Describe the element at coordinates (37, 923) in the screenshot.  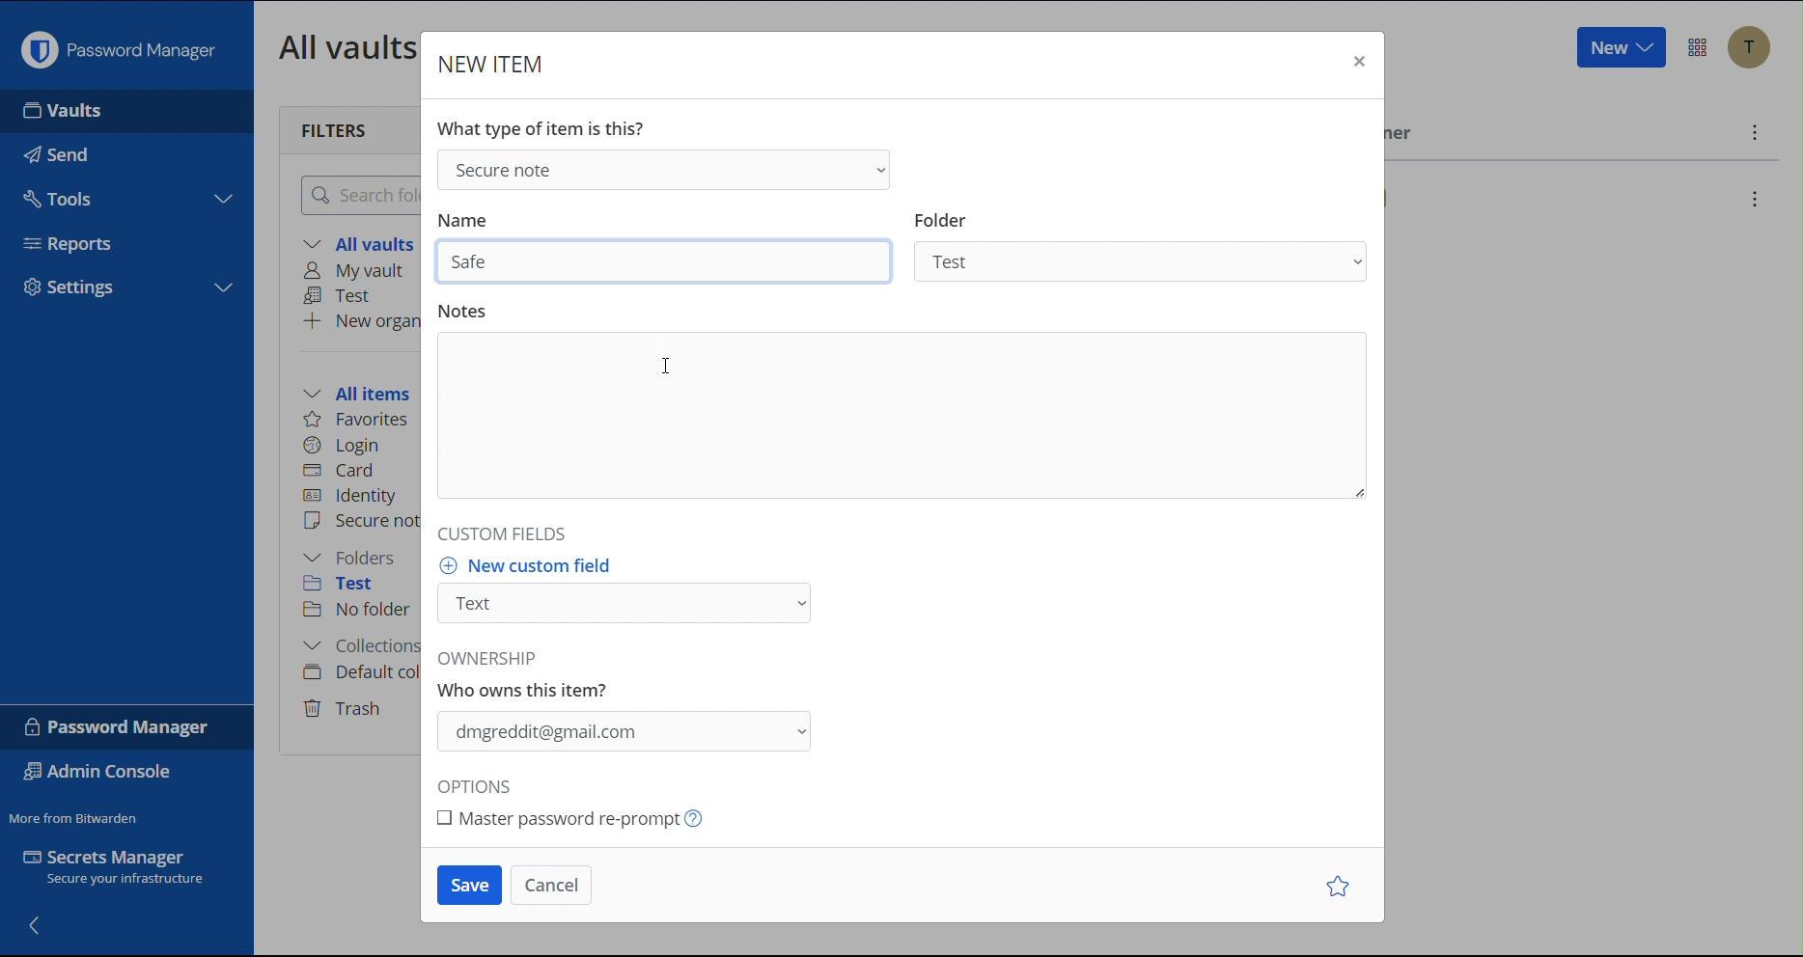
I see `Back` at that location.